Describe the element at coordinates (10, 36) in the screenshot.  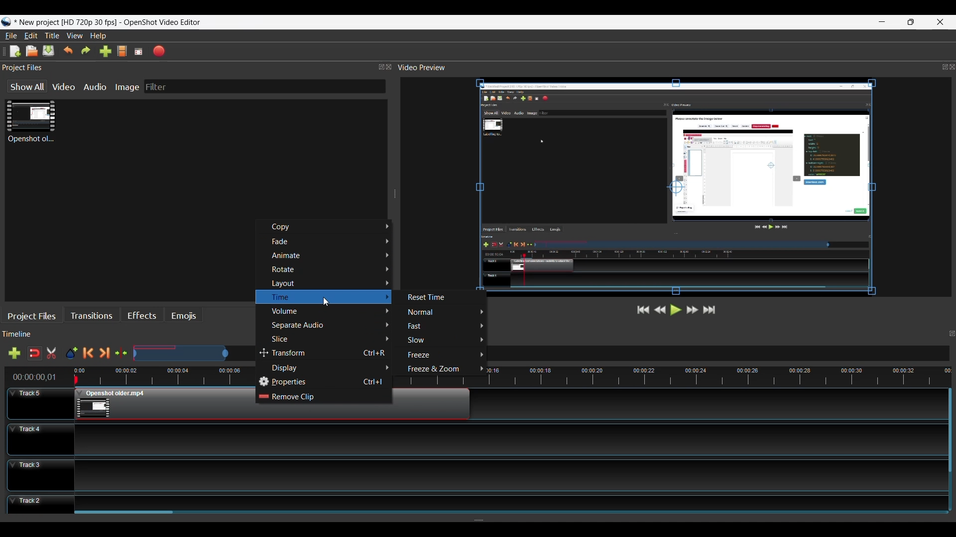
I see `File` at that location.